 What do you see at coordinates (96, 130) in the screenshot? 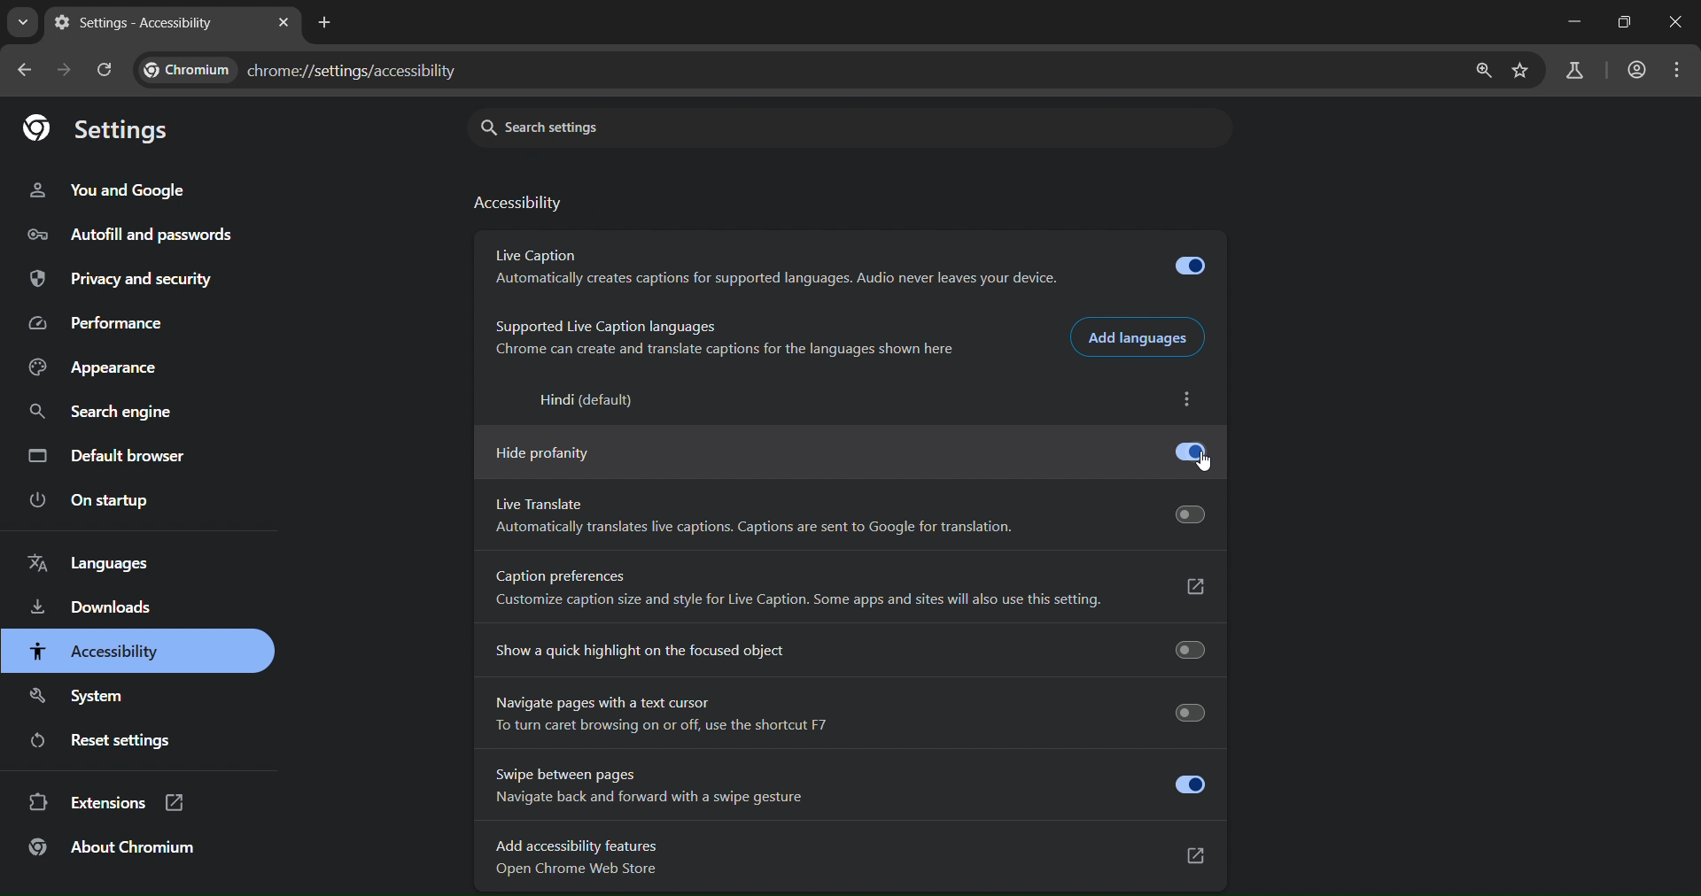
I see `settings` at bounding box center [96, 130].